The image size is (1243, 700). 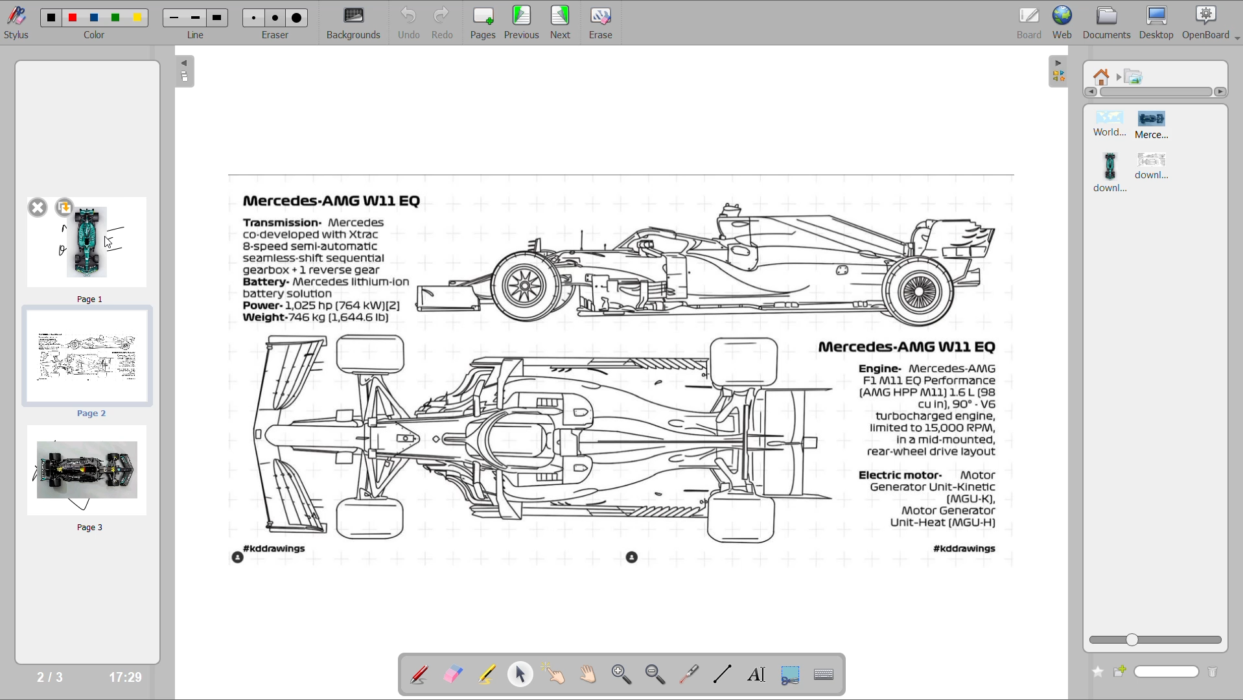 I want to click on redo, so click(x=446, y=23).